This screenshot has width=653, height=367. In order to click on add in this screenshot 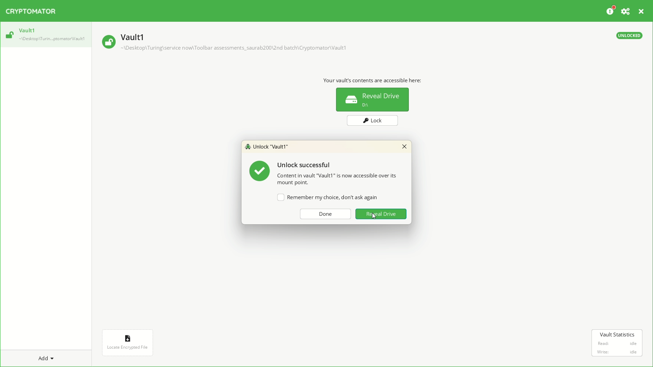, I will do `click(49, 357)`.